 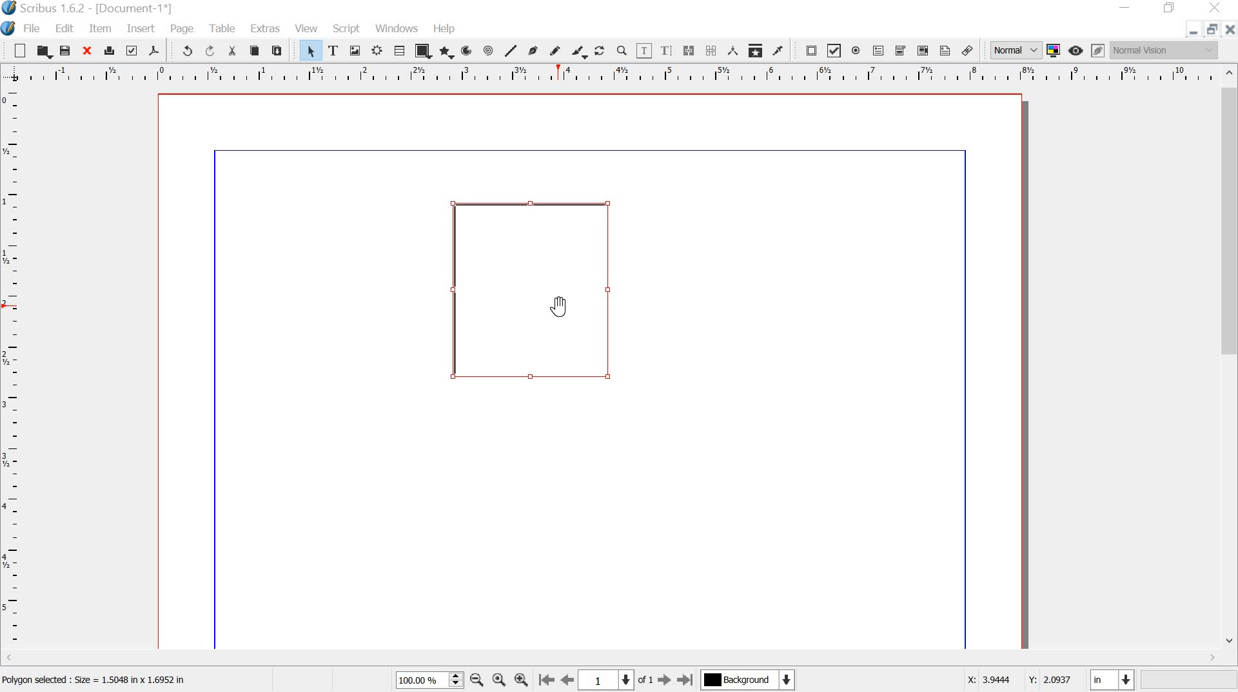 What do you see at coordinates (182, 50) in the screenshot?
I see `undo` at bounding box center [182, 50].